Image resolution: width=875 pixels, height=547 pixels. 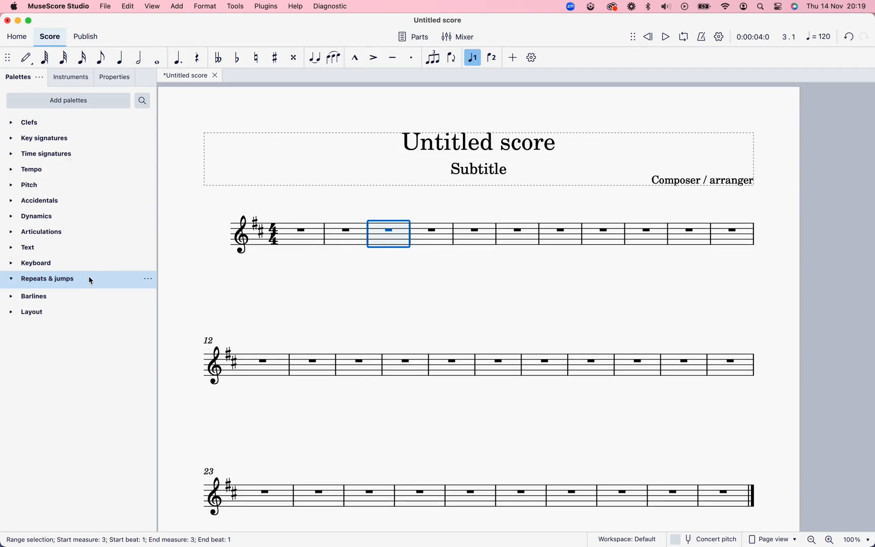 What do you see at coordinates (114, 77) in the screenshot?
I see `properties` at bounding box center [114, 77].